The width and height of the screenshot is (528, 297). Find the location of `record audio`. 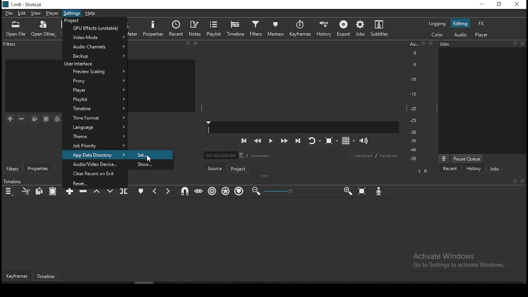

record audio is located at coordinates (379, 192).